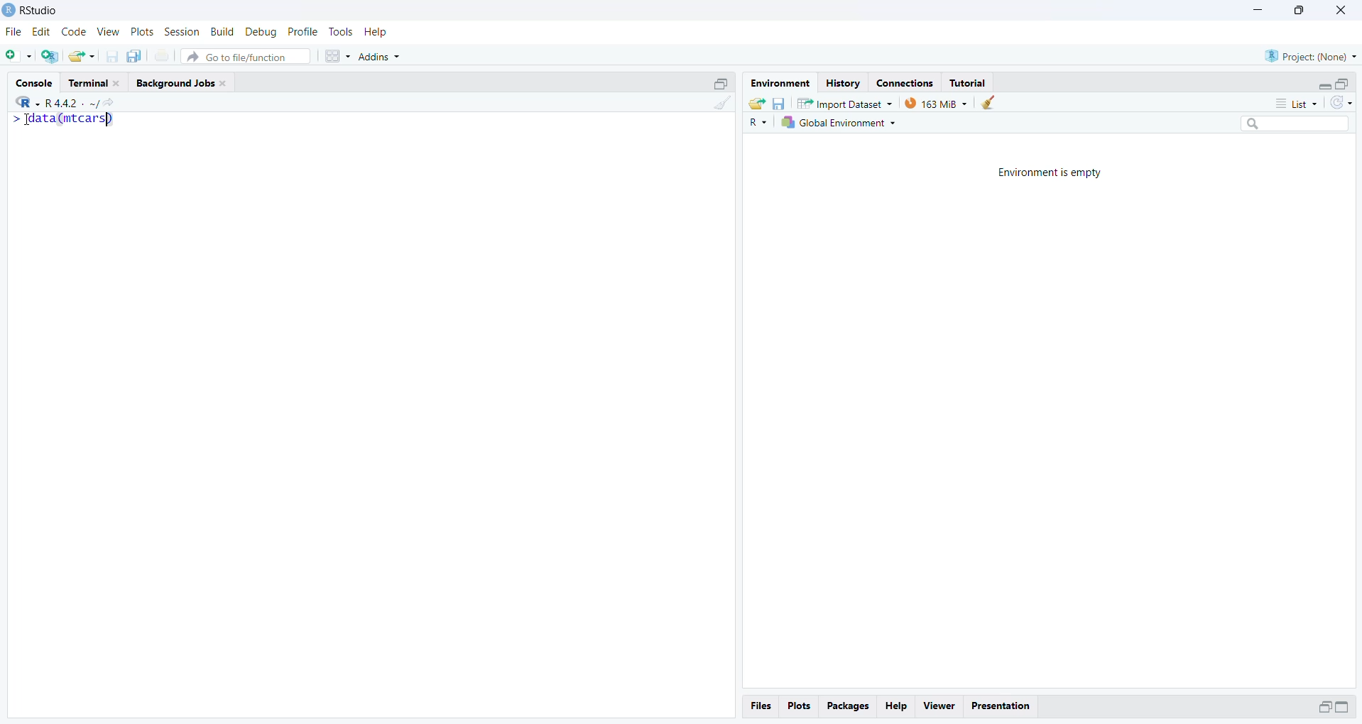 This screenshot has height=724, width=1362. Describe the element at coordinates (1296, 123) in the screenshot. I see `searchbox` at that location.